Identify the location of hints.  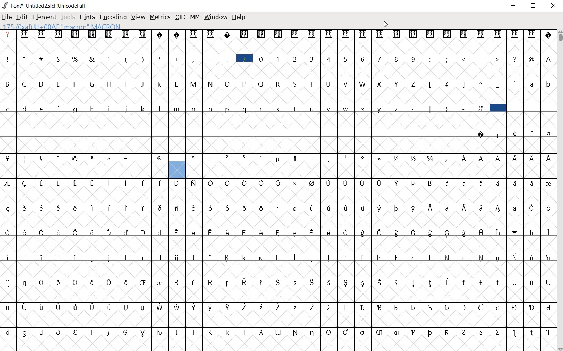
(87, 18).